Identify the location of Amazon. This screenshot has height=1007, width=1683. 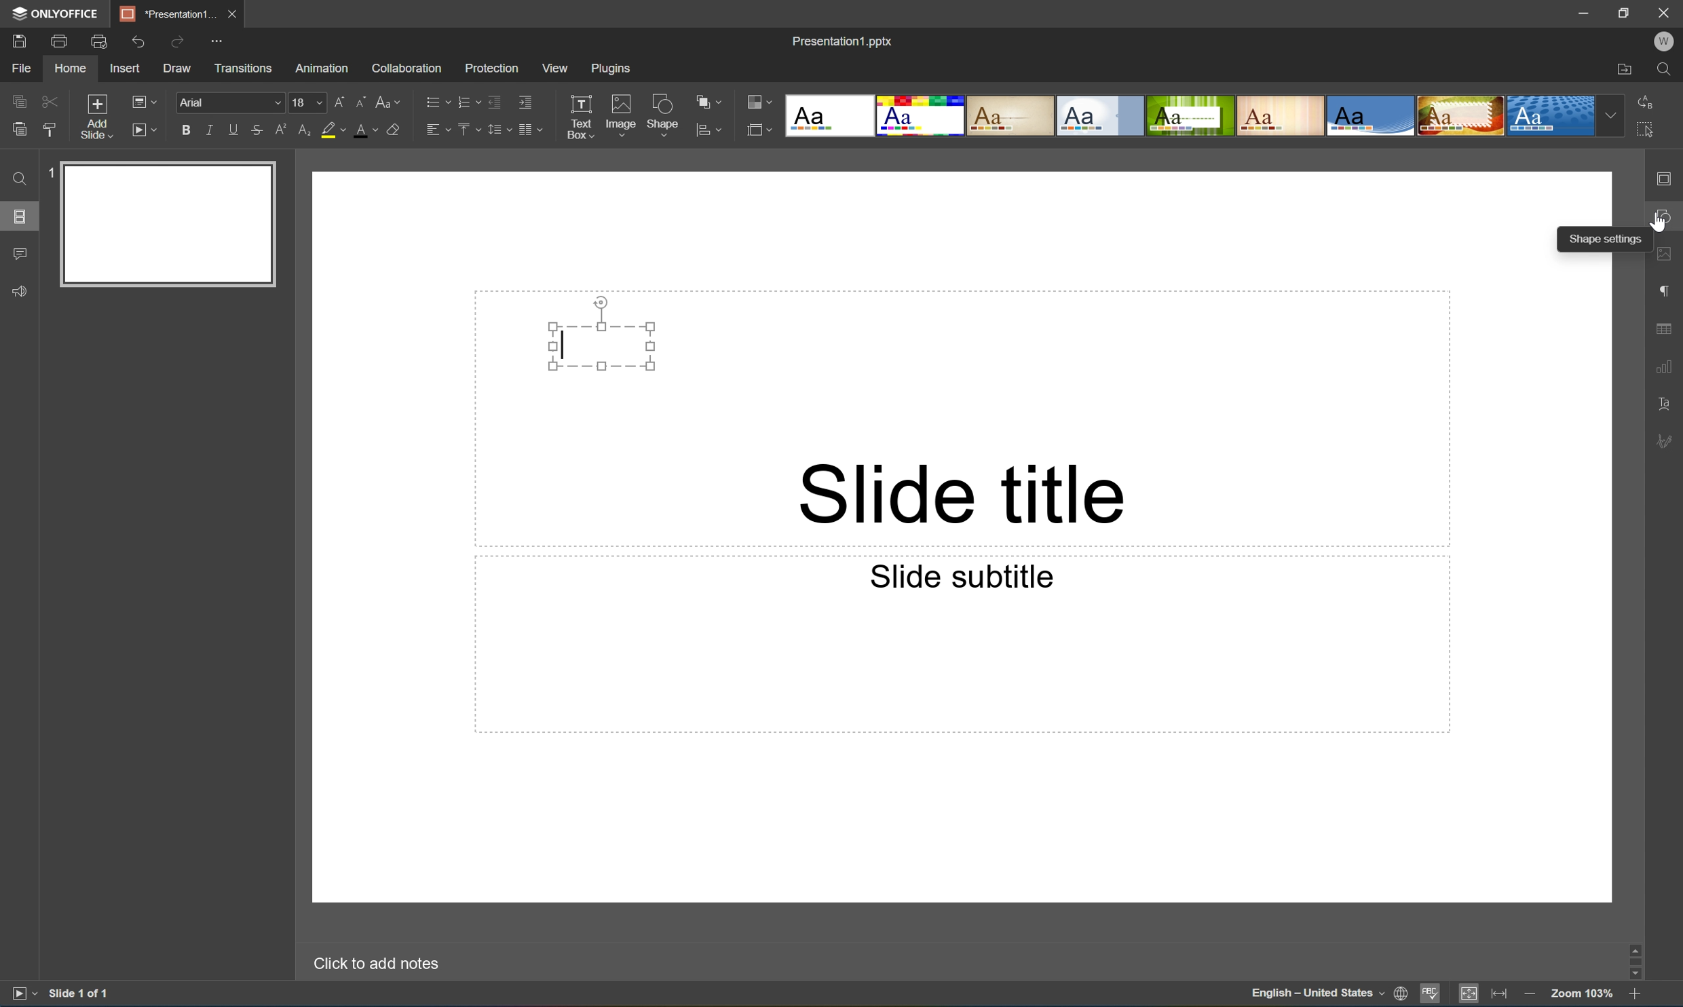
(323, 66).